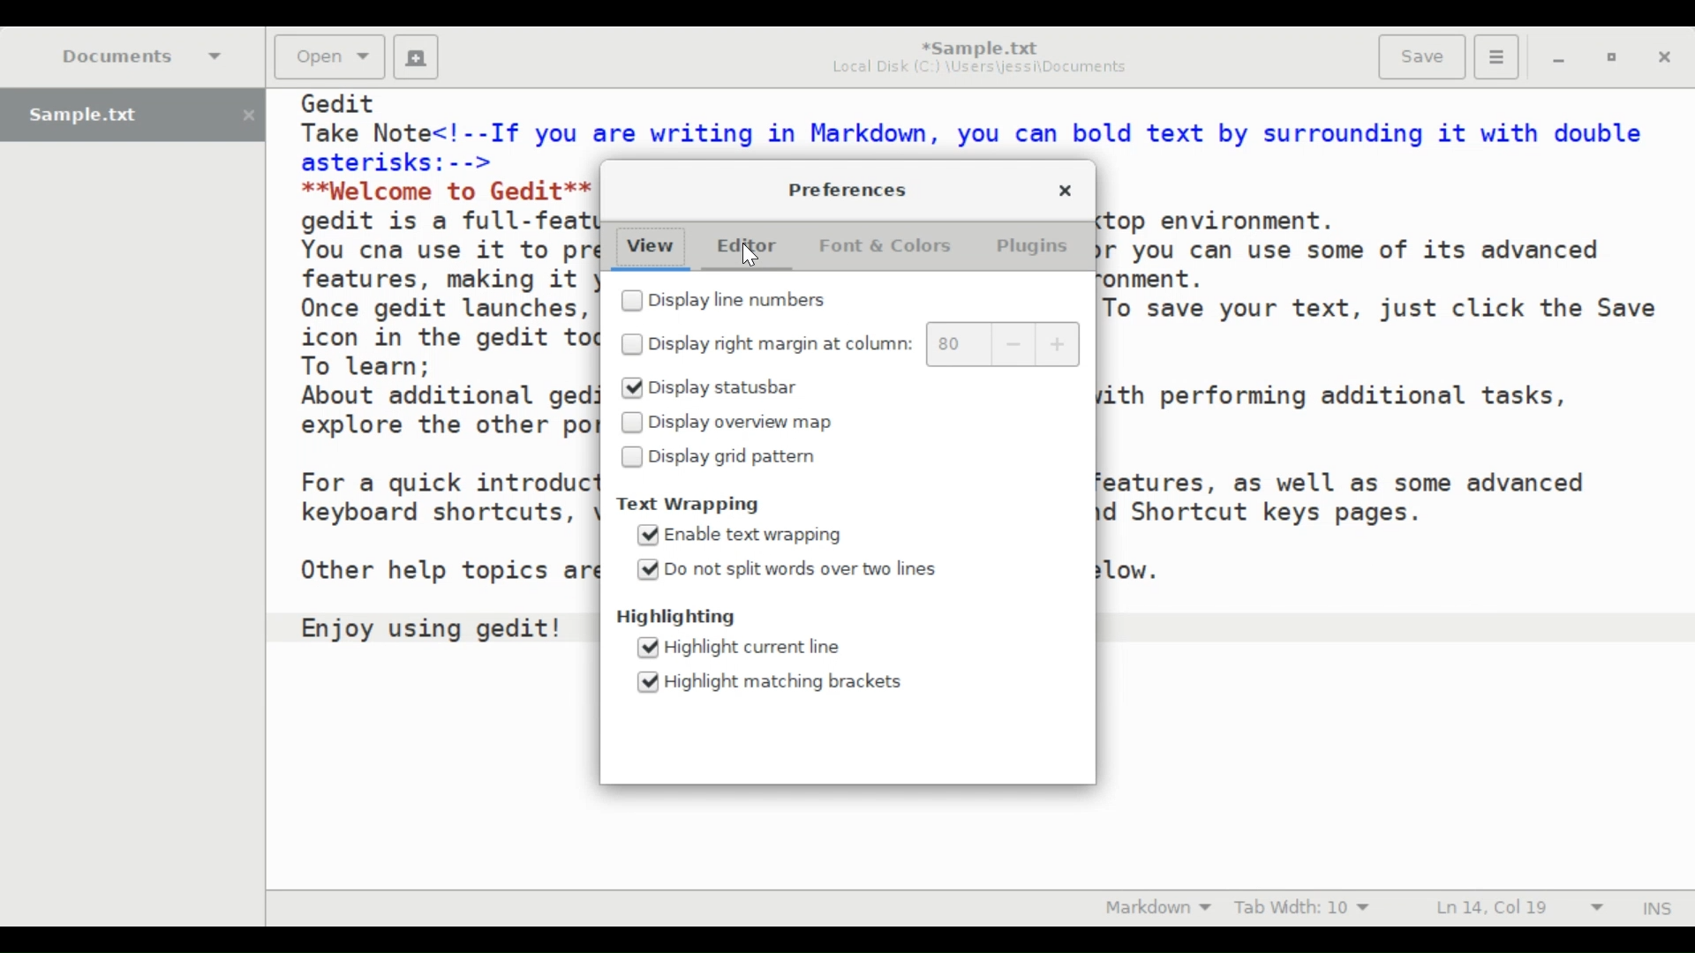 The height and width of the screenshot is (953, 1695). I want to click on Editor, so click(755, 248).